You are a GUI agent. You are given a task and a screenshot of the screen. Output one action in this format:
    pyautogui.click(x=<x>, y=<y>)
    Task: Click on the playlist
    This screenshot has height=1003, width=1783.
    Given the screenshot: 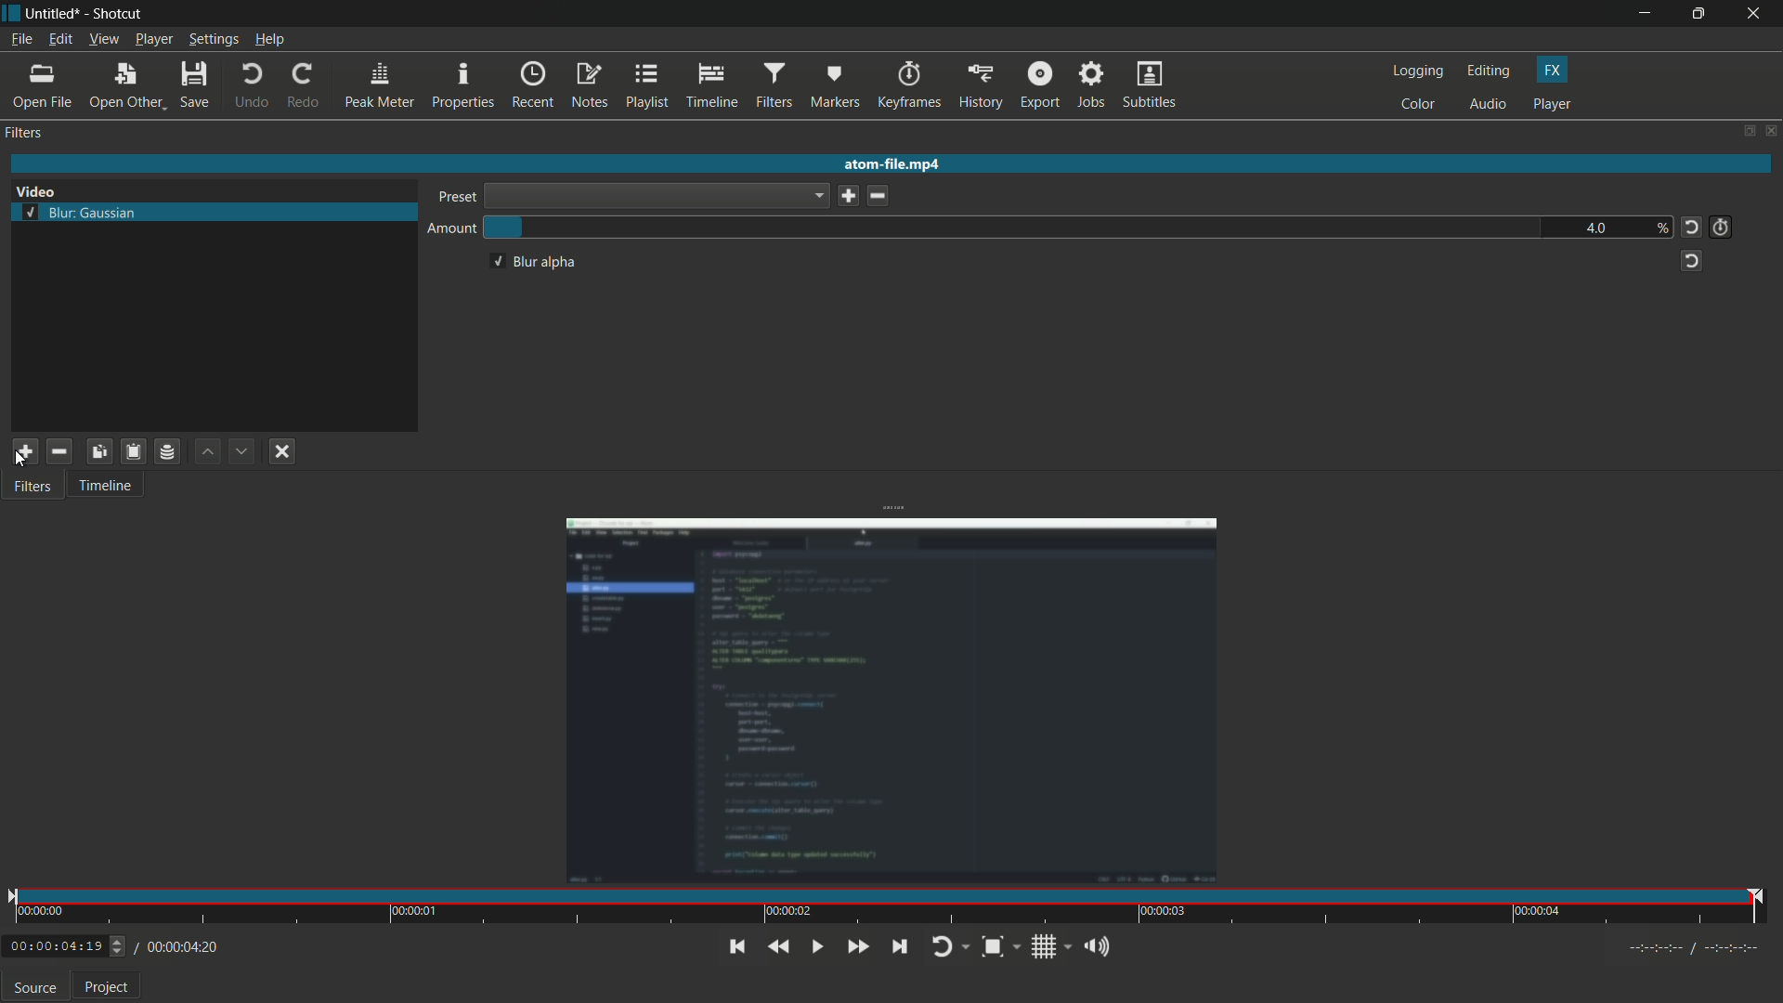 What is the action you would take?
    pyautogui.click(x=645, y=85)
    